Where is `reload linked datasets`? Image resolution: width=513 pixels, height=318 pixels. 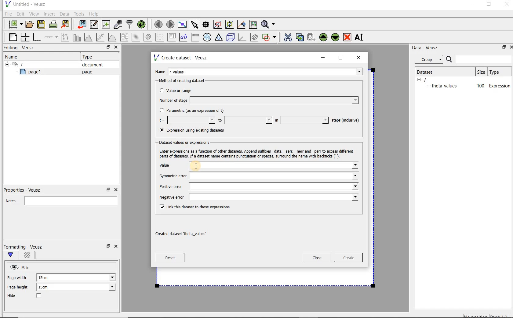 reload linked datasets is located at coordinates (143, 25).